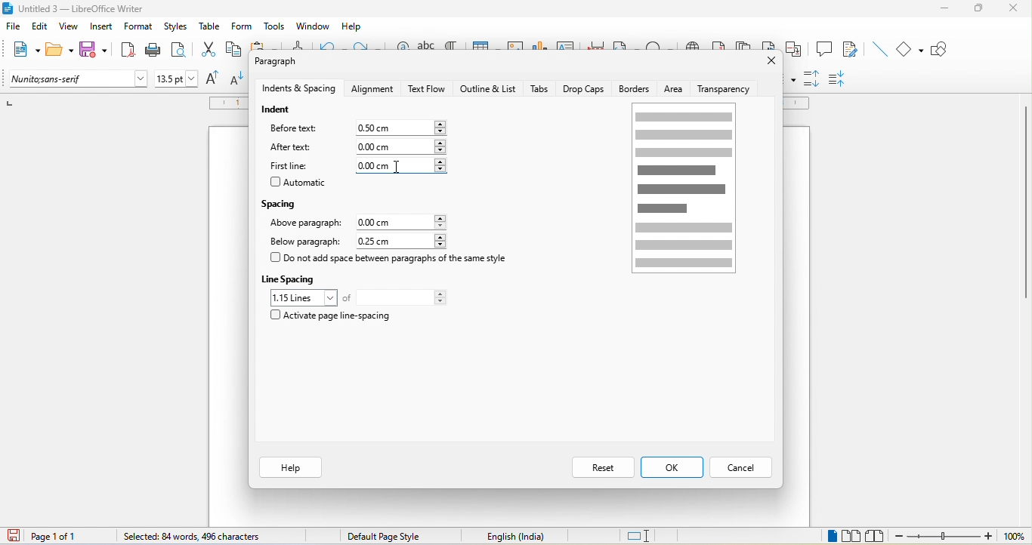 The width and height of the screenshot is (1032, 545). I want to click on tabs, so click(540, 88).